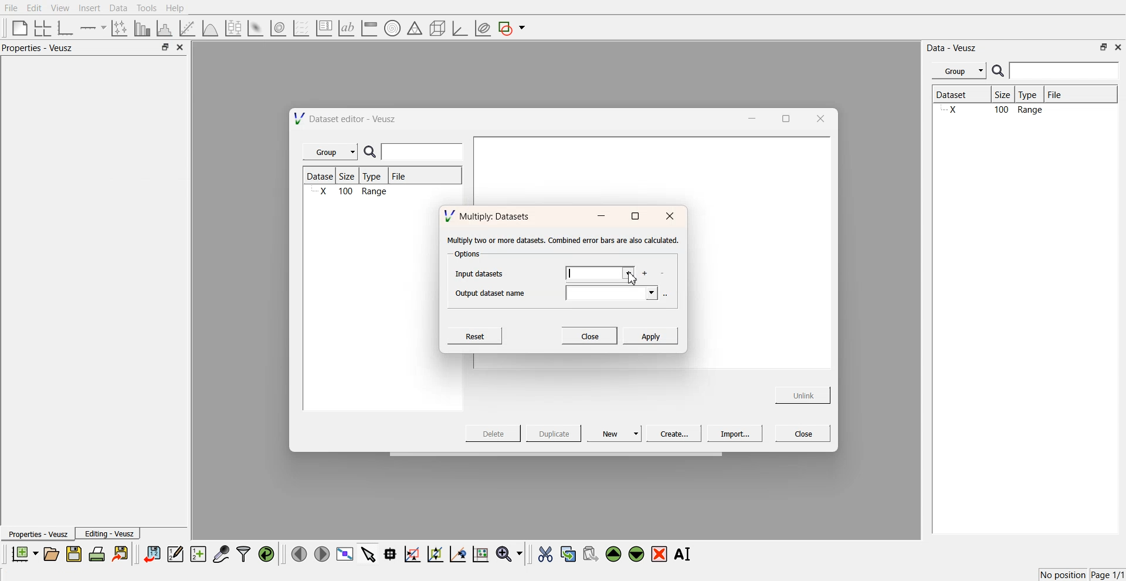  What do you see at coordinates (544, 555) in the screenshot?
I see `cut the selected widgets` at bounding box center [544, 555].